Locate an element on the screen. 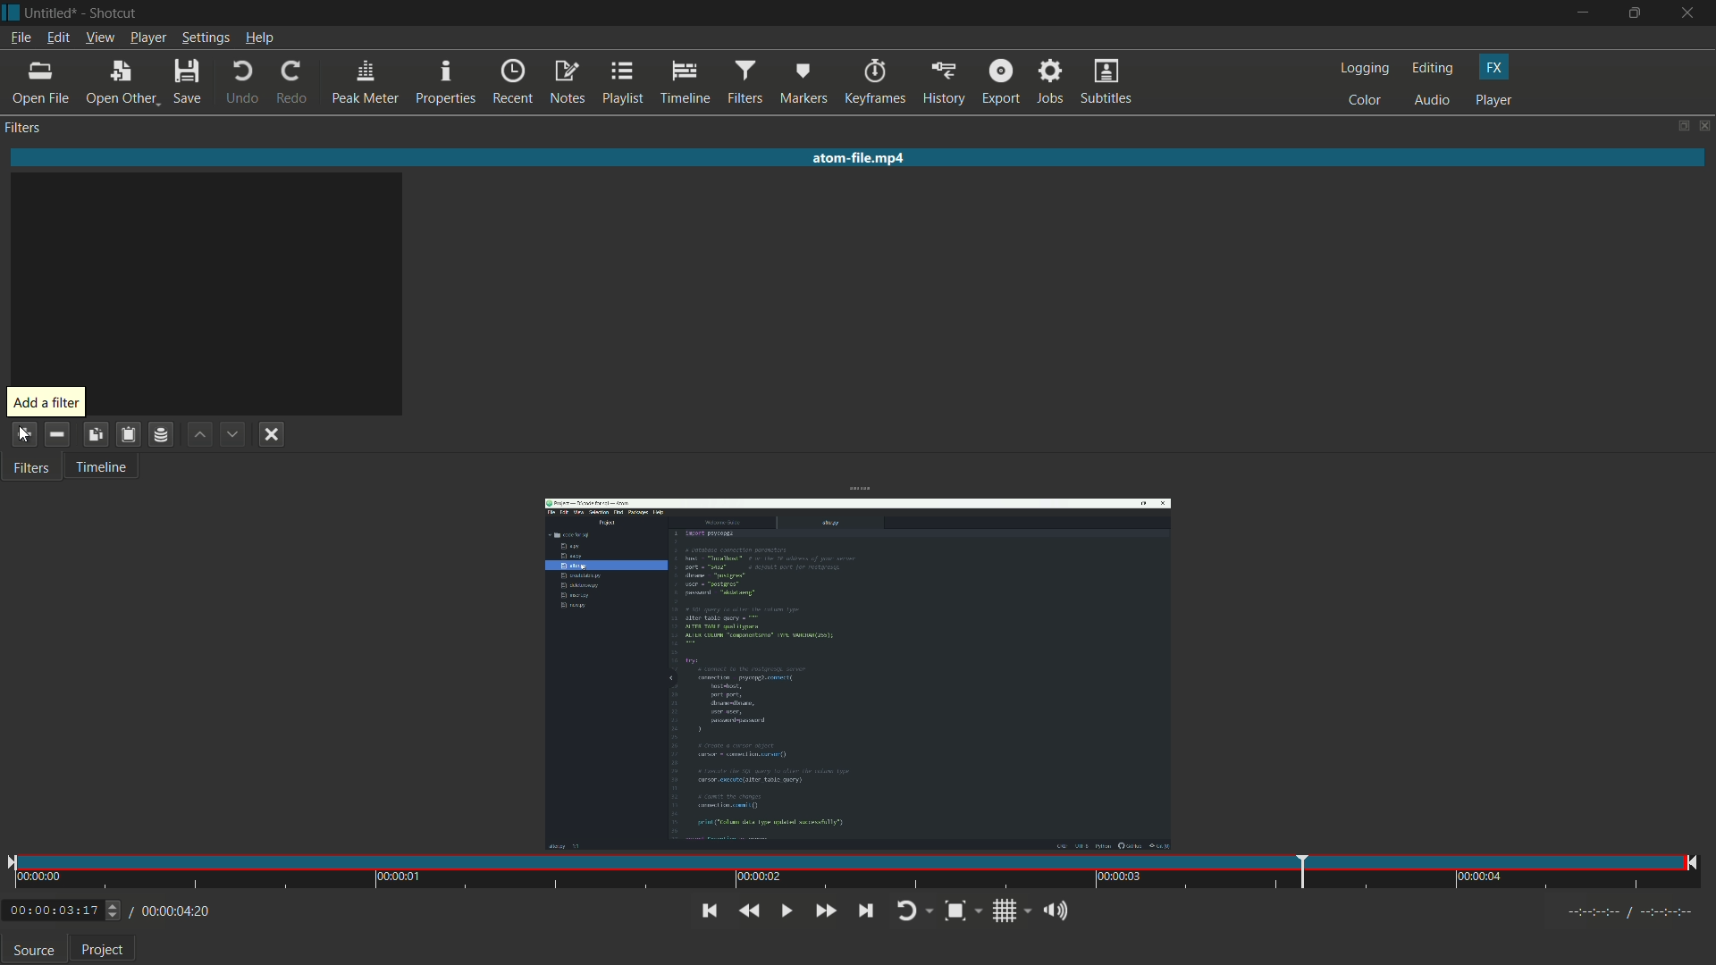  show volume control is located at coordinates (1054, 910).